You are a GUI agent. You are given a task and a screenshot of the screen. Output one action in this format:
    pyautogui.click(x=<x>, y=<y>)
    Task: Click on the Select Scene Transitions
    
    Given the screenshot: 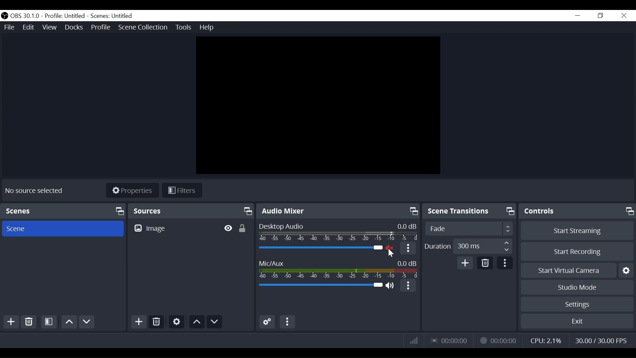 What is the action you would take?
    pyautogui.click(x=471, y=229)
    